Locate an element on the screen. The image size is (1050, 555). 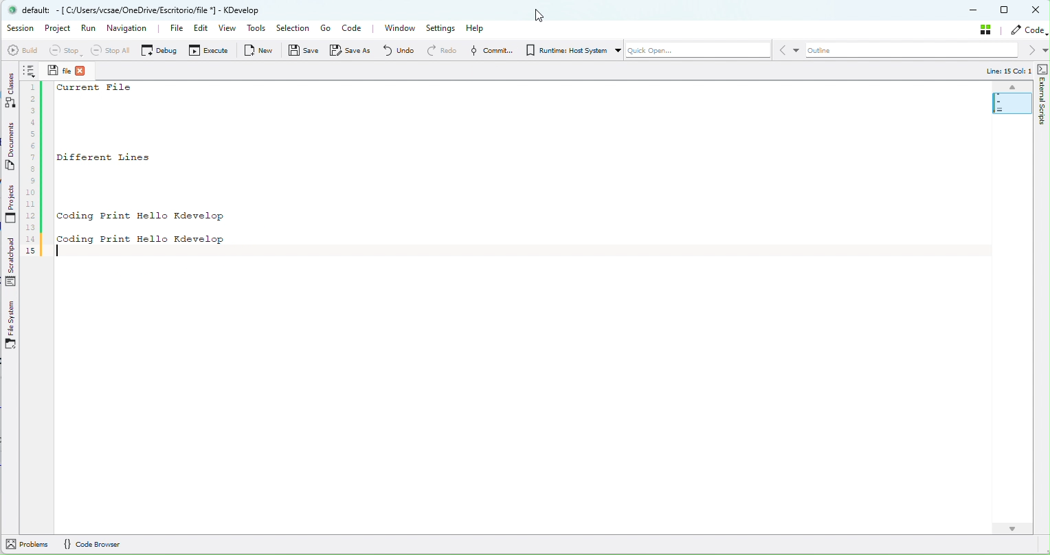
Classes is located at coordinates (11, 89).